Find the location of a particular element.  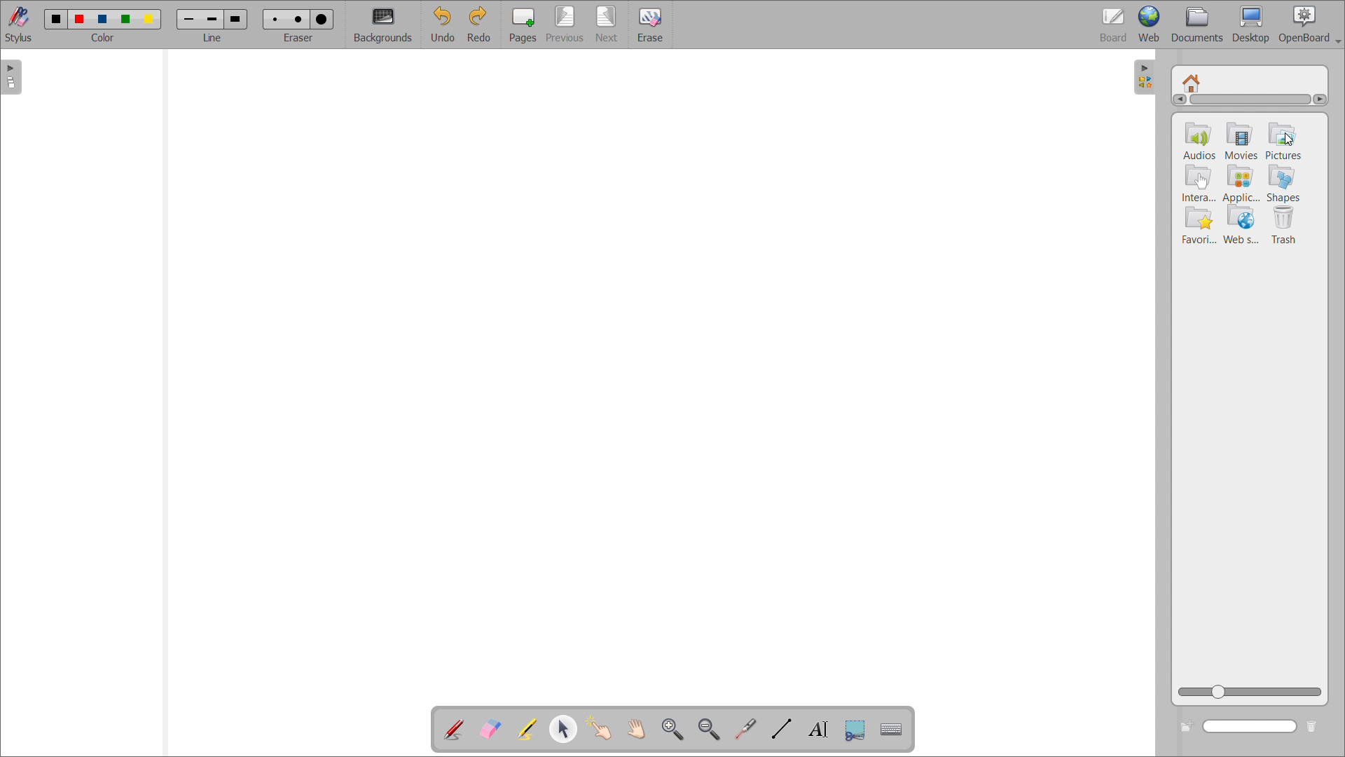

capture part of the screen is located at coordinates (856, 729).